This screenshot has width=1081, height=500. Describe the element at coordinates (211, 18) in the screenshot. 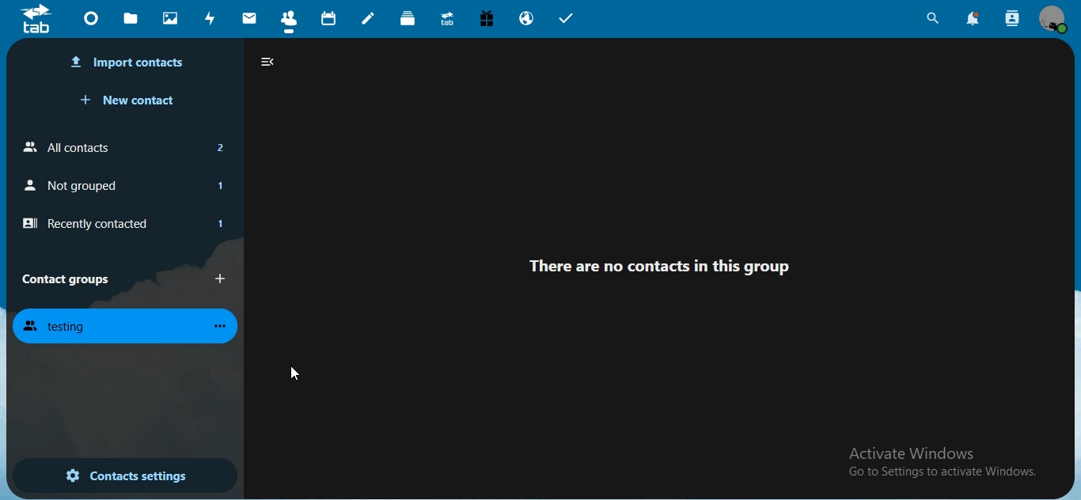

I see `activity` at that location.